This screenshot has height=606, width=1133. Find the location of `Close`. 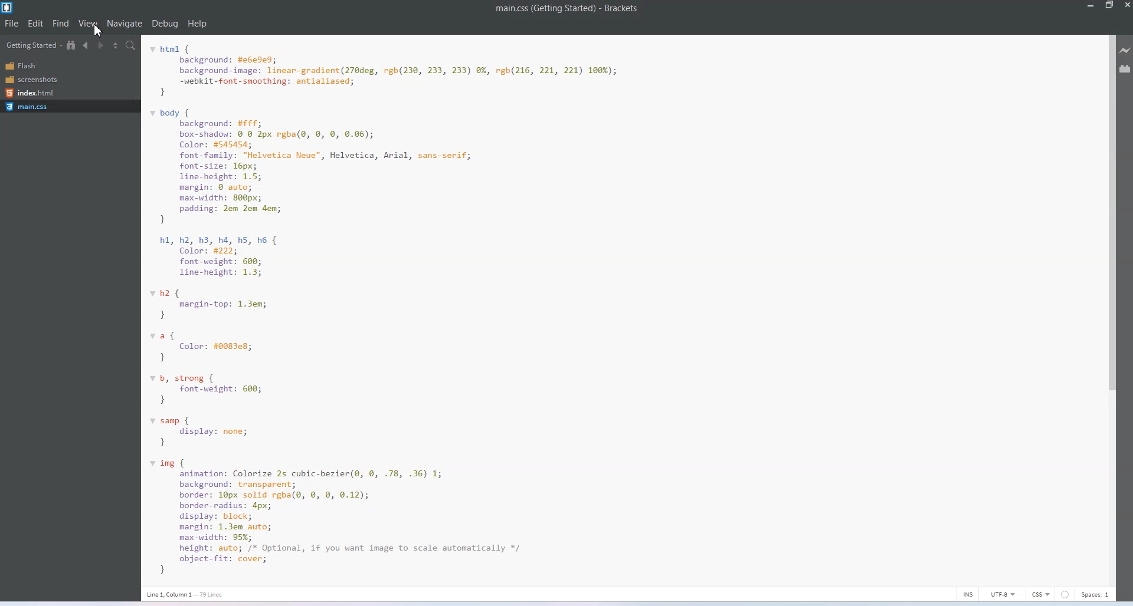

Close is located at coordinates (1126, 5).